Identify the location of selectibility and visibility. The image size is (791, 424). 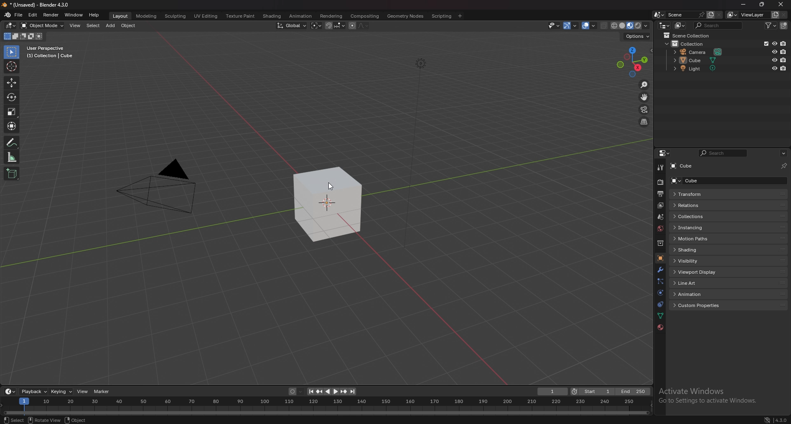
(555, 26).